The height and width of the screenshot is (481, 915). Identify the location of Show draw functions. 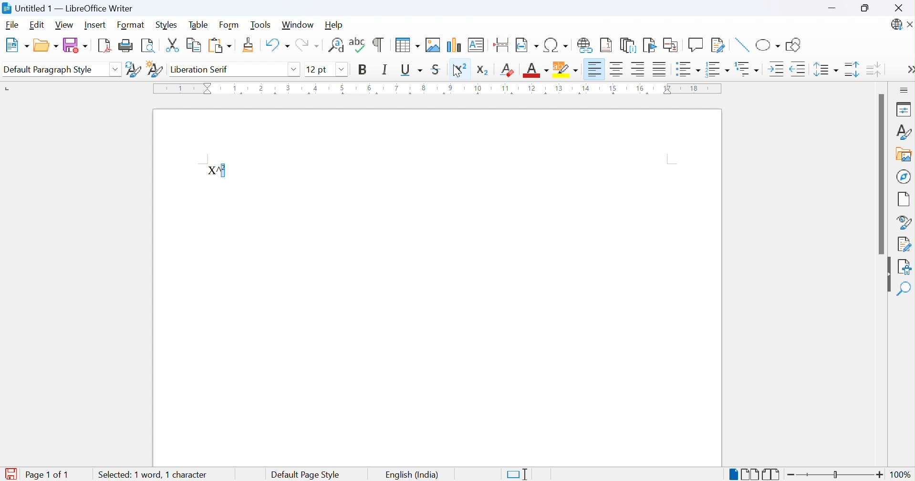
(796, 44).